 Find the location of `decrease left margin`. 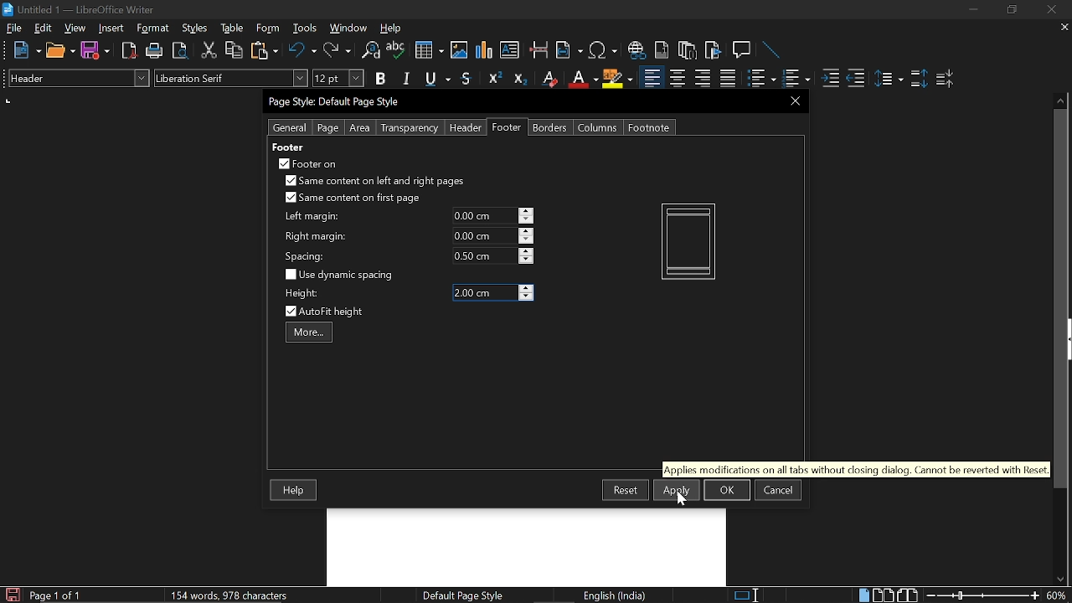

decrease left margin is located at coordinates (527, 220).